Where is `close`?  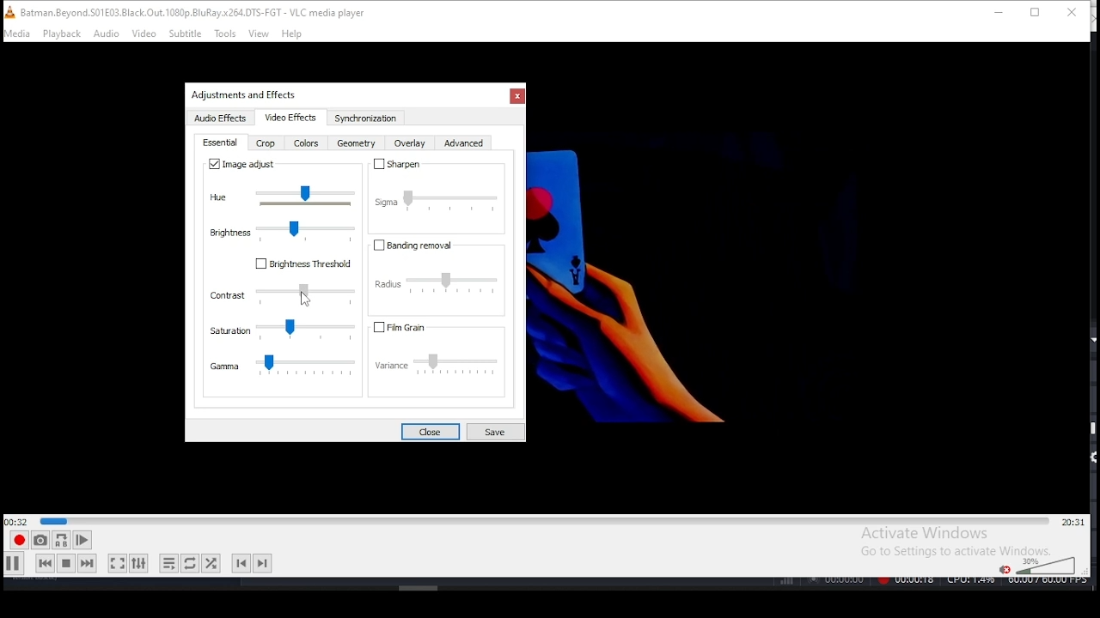 close is located at coordinates (429, 430).